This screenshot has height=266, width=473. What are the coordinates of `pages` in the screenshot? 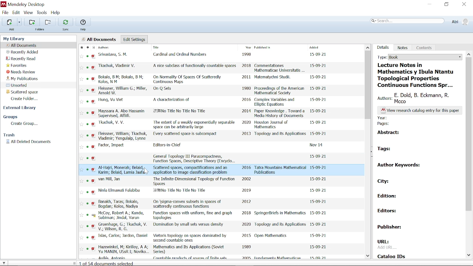 It's located at (386, 124).